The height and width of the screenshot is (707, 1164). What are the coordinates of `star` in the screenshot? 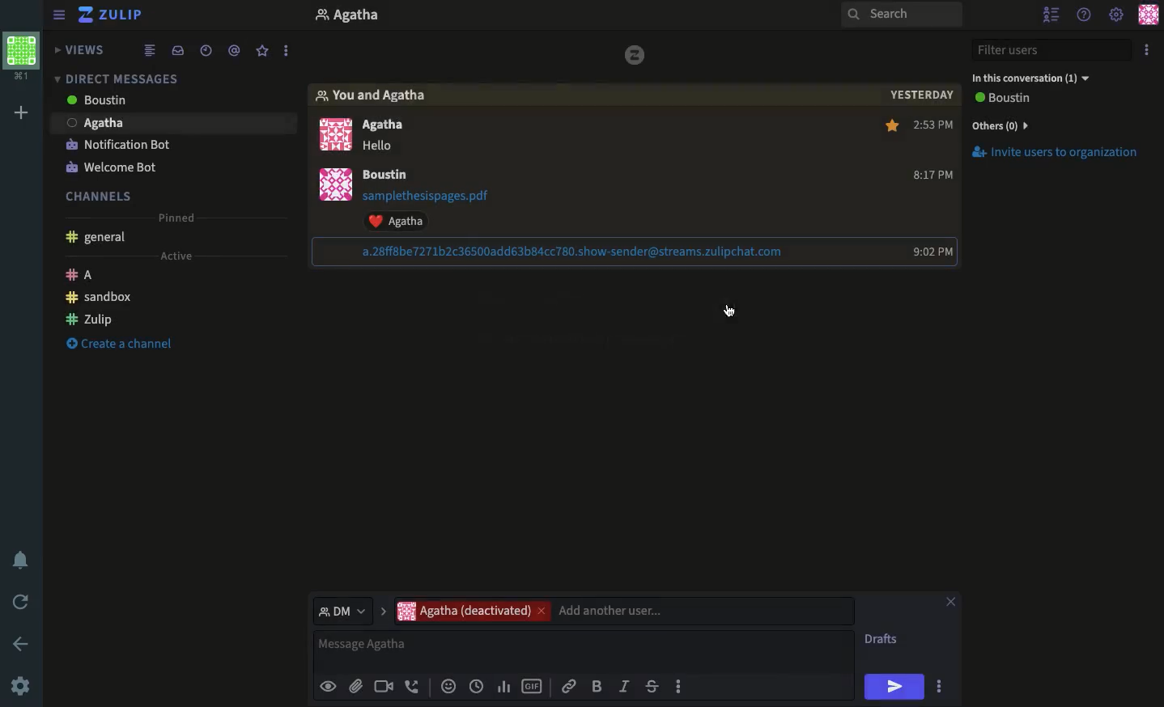 It's located at (891, 128).